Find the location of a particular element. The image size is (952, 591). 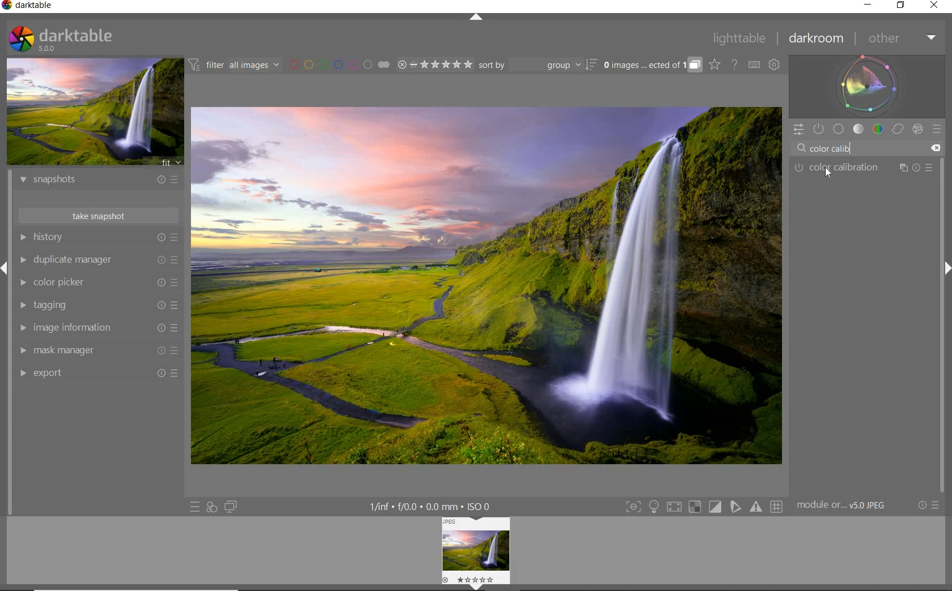

waveform is located at coordinates (868, 86).